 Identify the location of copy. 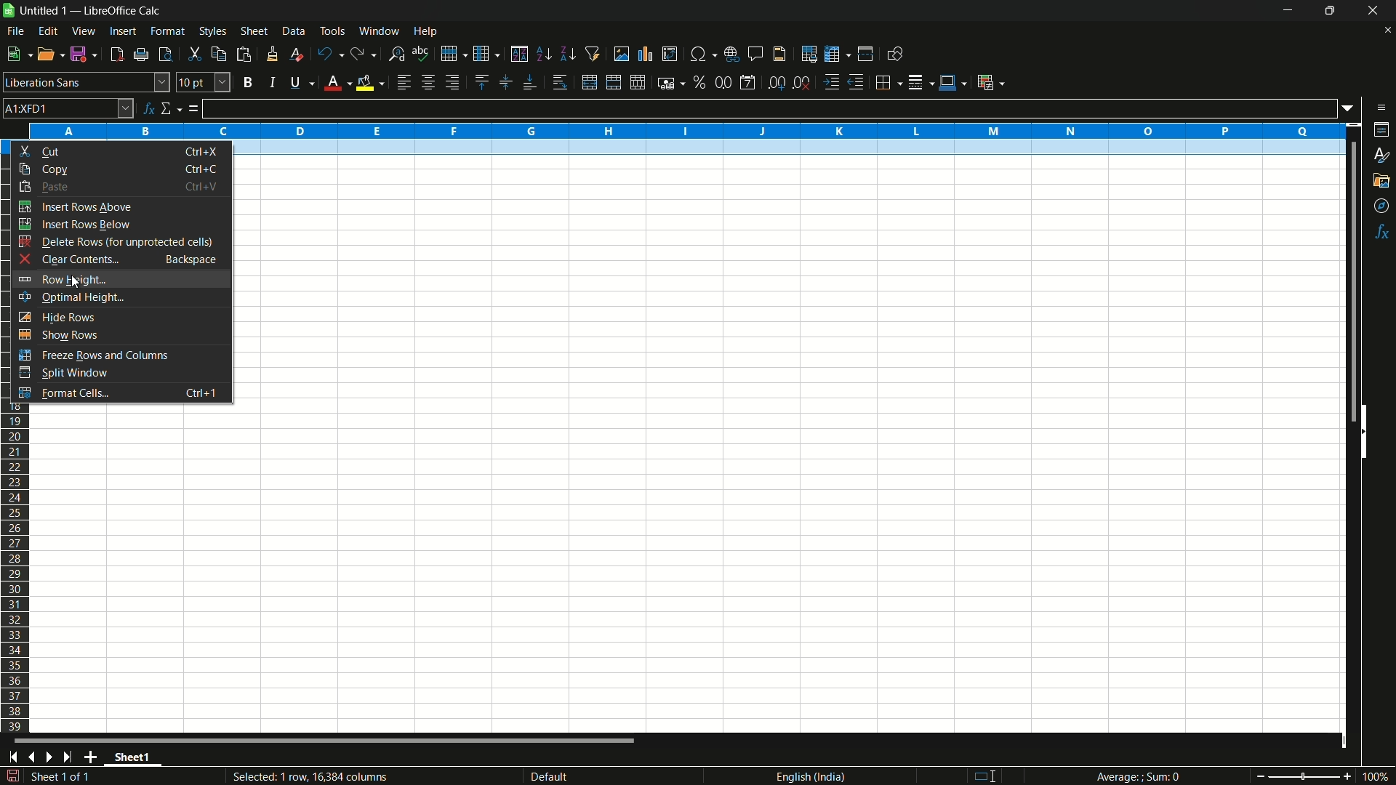
(217, 54).